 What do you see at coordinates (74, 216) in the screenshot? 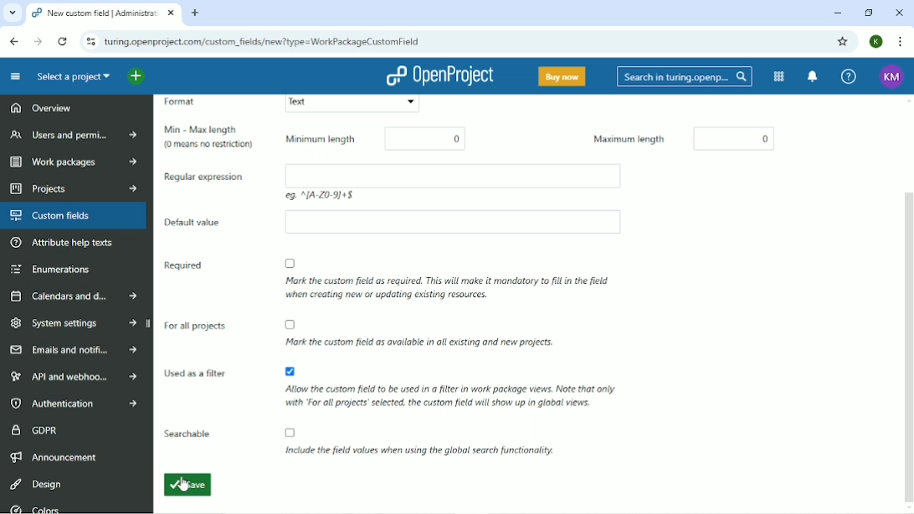
I see `Custom fields` at bounding box center [74, 216].